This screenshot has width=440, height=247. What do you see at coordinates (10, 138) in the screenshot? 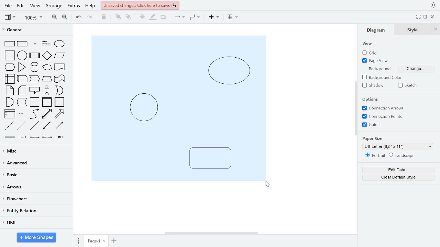
I see `link` at bounding box center [10, 138].